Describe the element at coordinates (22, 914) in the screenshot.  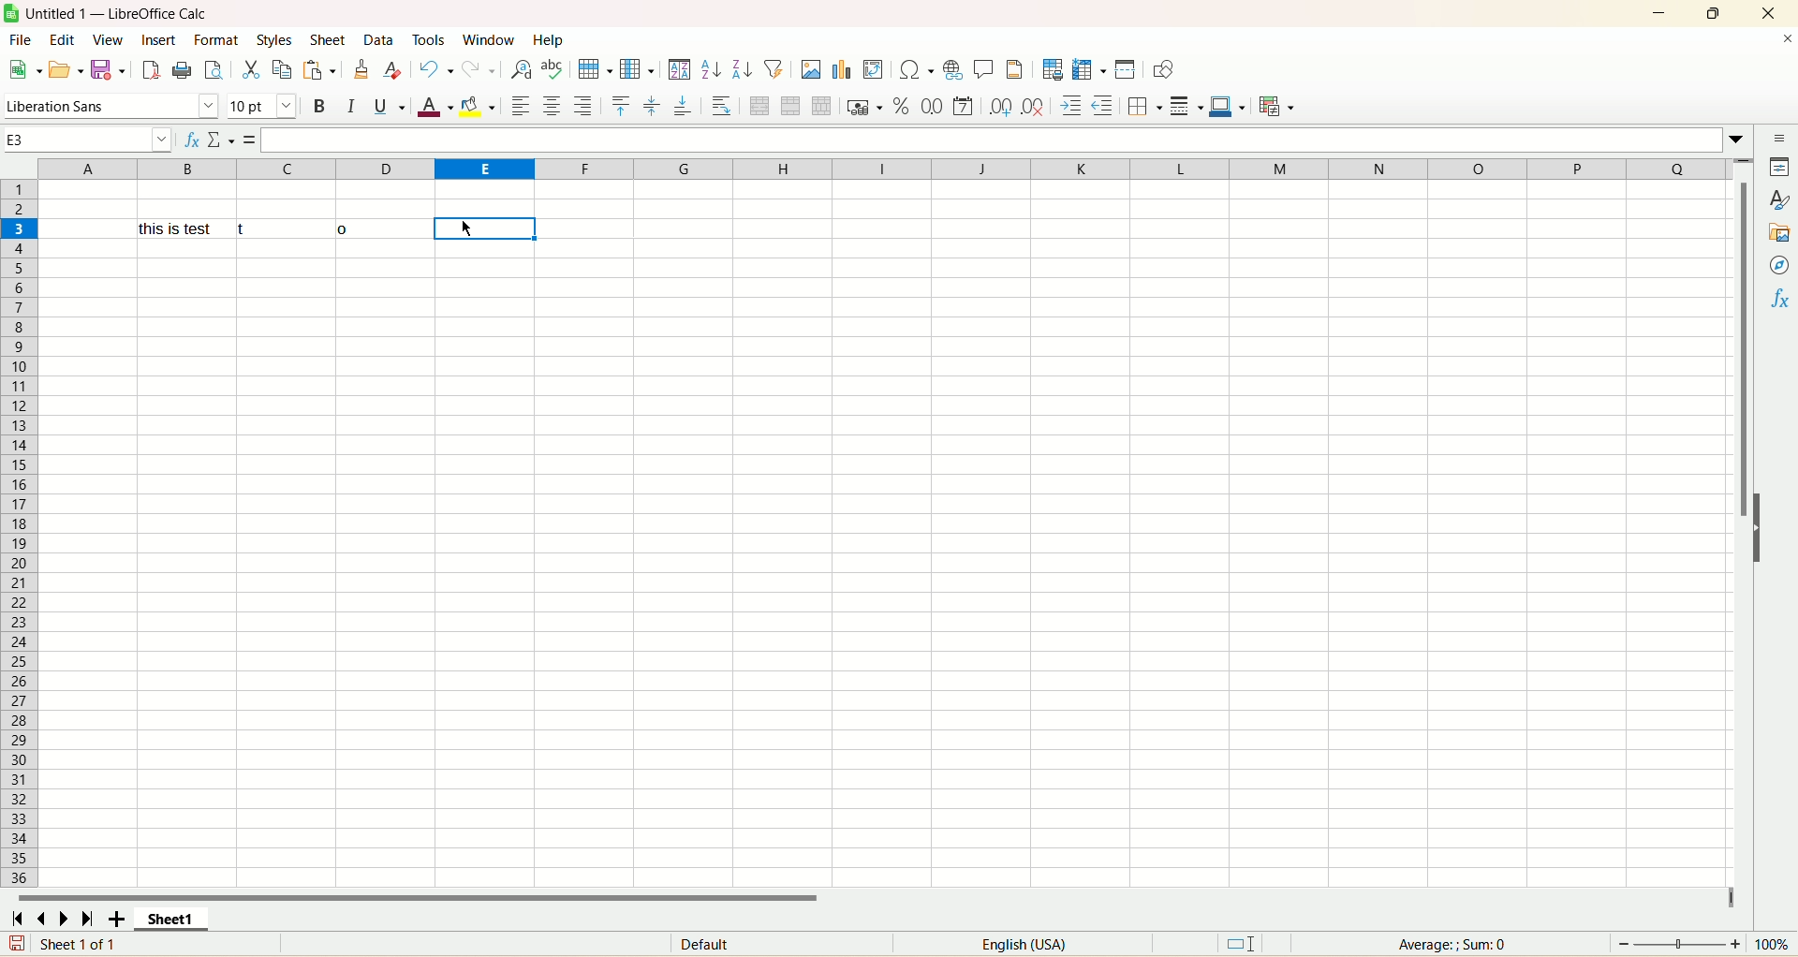
I see `scroll to first sheet` at that location.